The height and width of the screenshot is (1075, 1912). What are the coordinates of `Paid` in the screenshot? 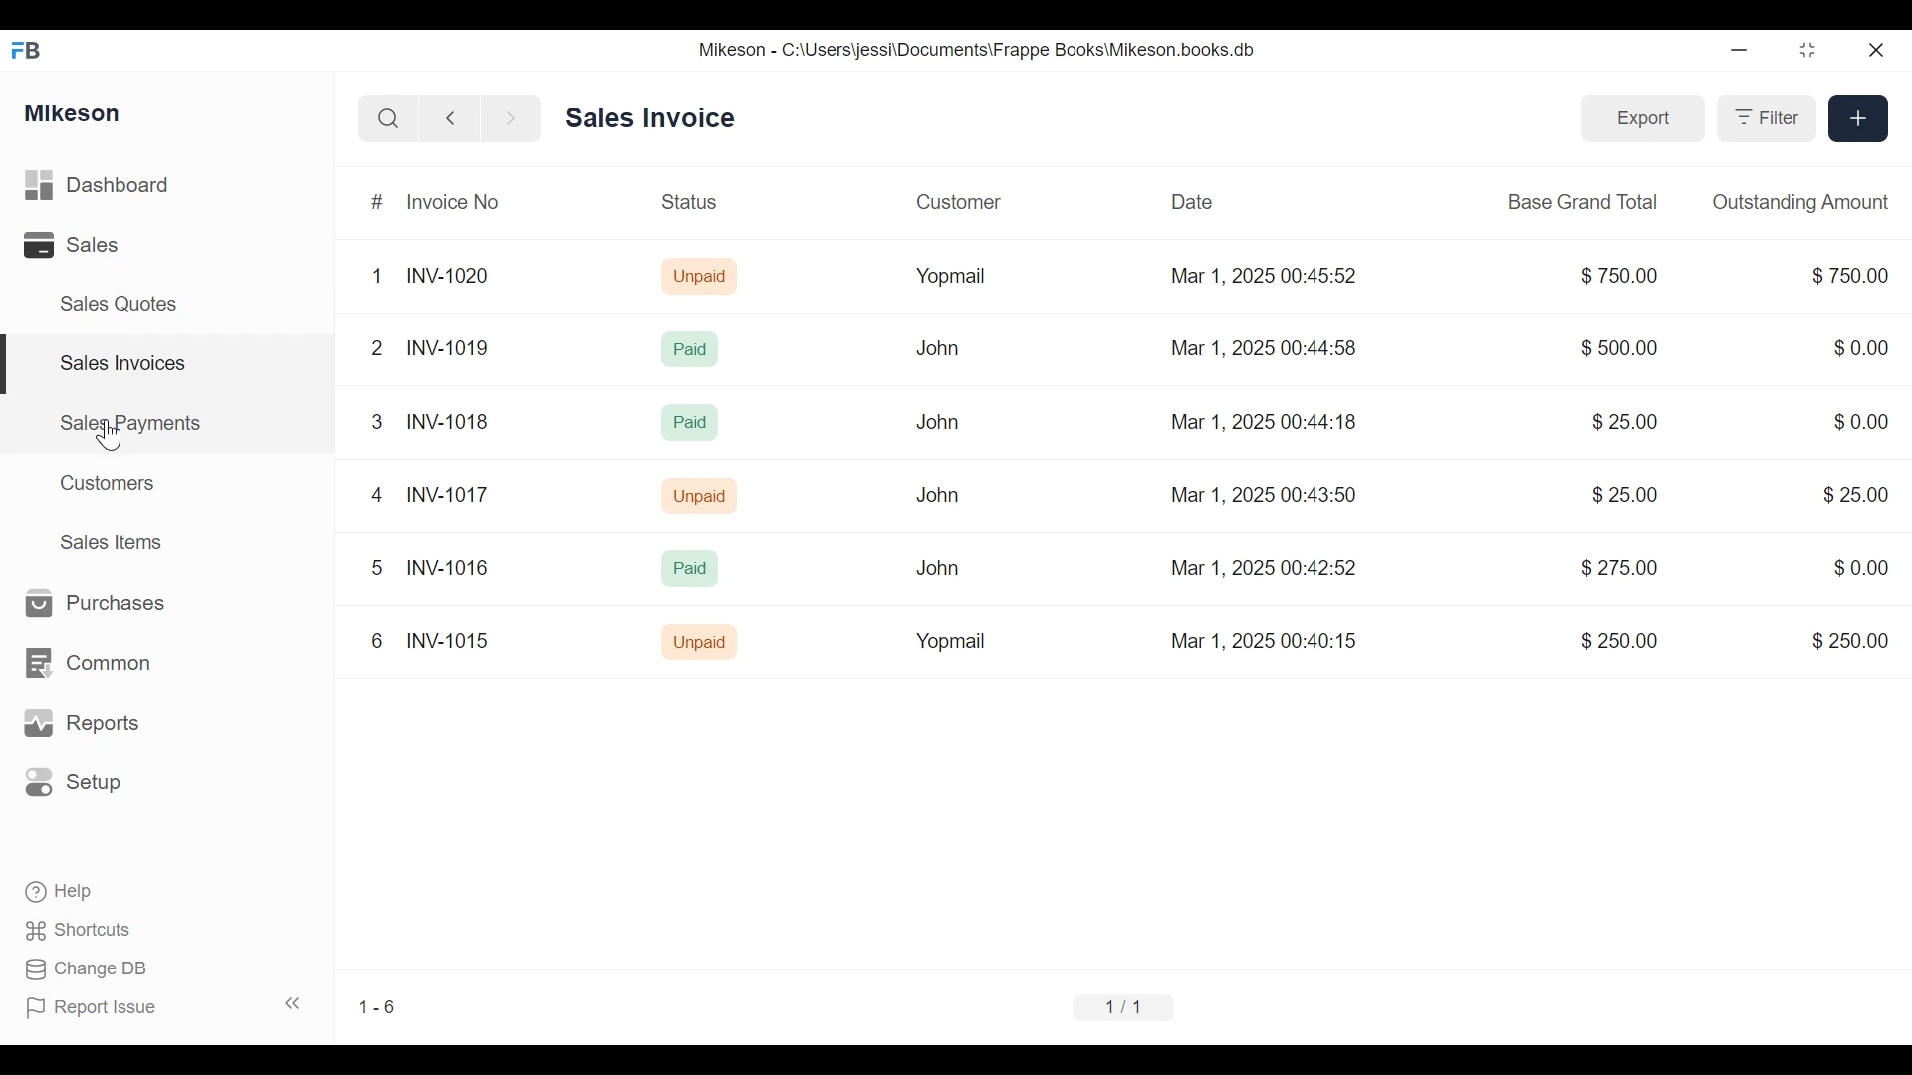 It's located at (682, 568).